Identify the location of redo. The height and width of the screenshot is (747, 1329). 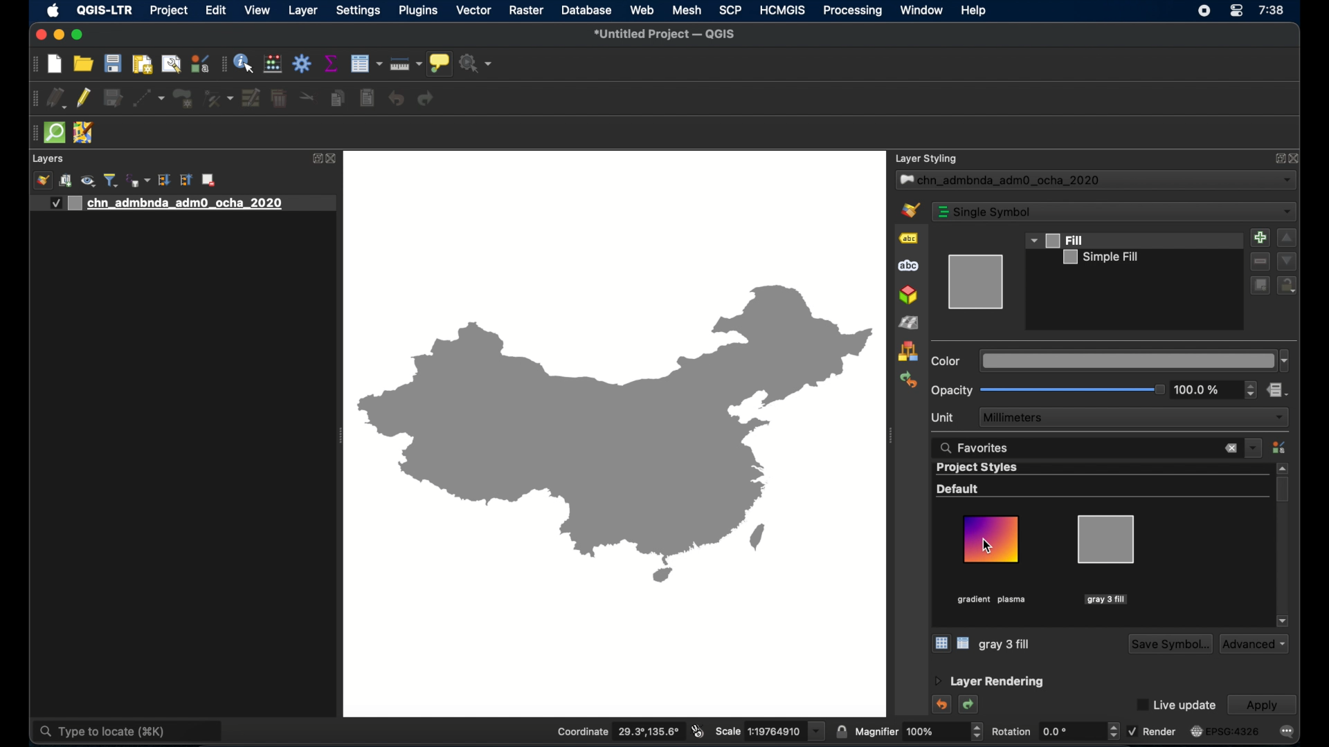
(970, 705).